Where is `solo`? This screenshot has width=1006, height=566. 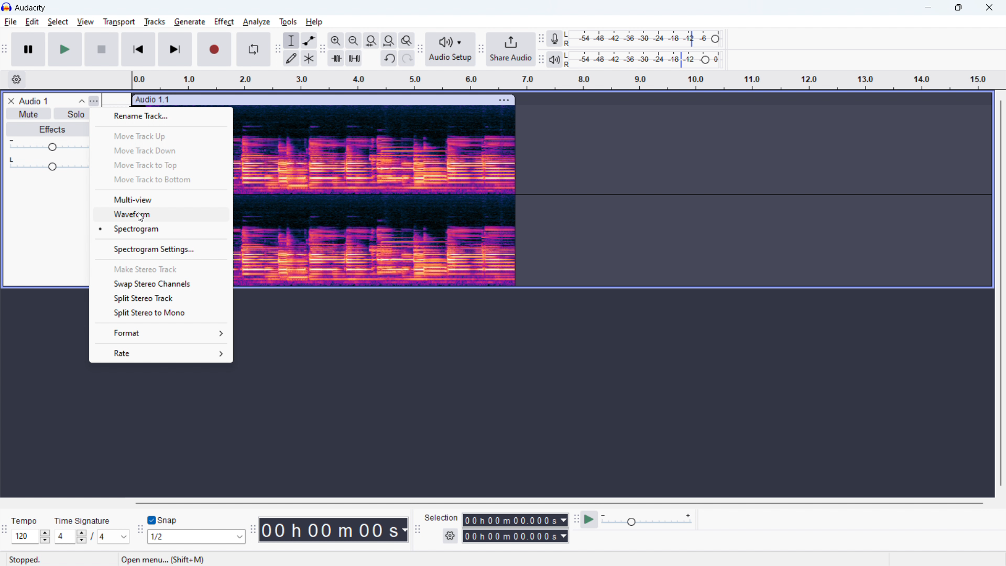 solo is located at coordinates (76, 114).